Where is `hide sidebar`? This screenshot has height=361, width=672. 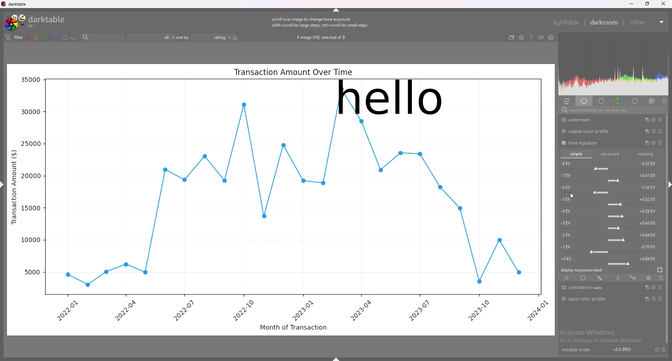
hide sidebar is located at coordinates (670, 185).